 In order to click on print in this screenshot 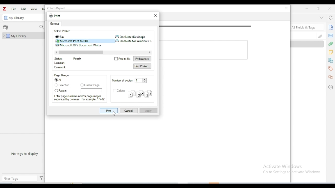, I will do `click(109, 111)`.